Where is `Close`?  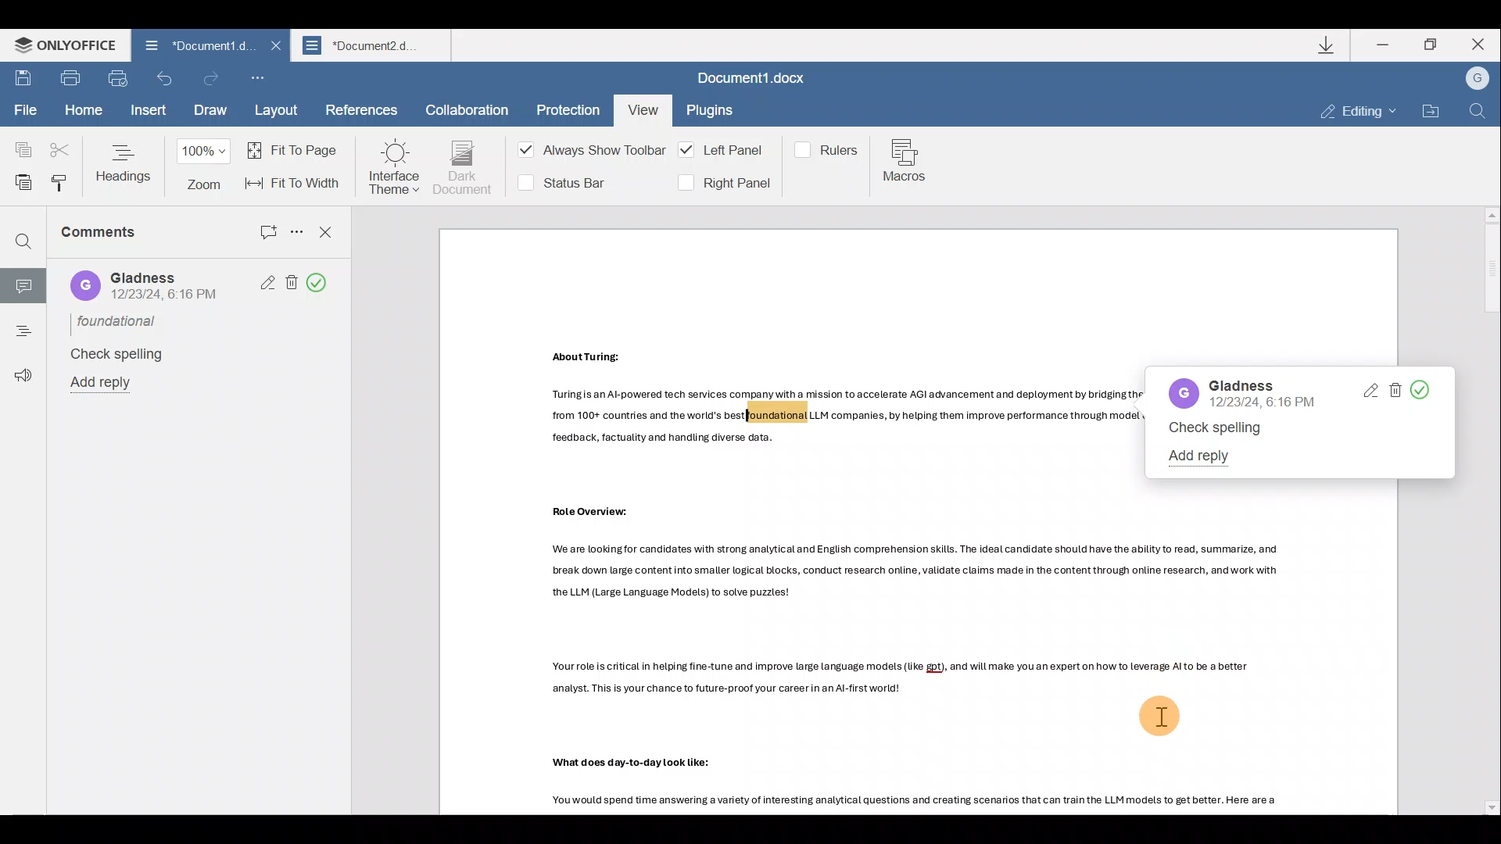 Close is located at coordinates (273, 51).